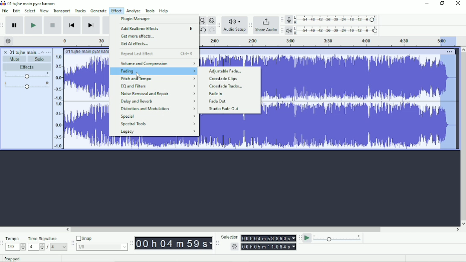  I want to click on 01 tujhe main pyar karoon, so click(24, 52).